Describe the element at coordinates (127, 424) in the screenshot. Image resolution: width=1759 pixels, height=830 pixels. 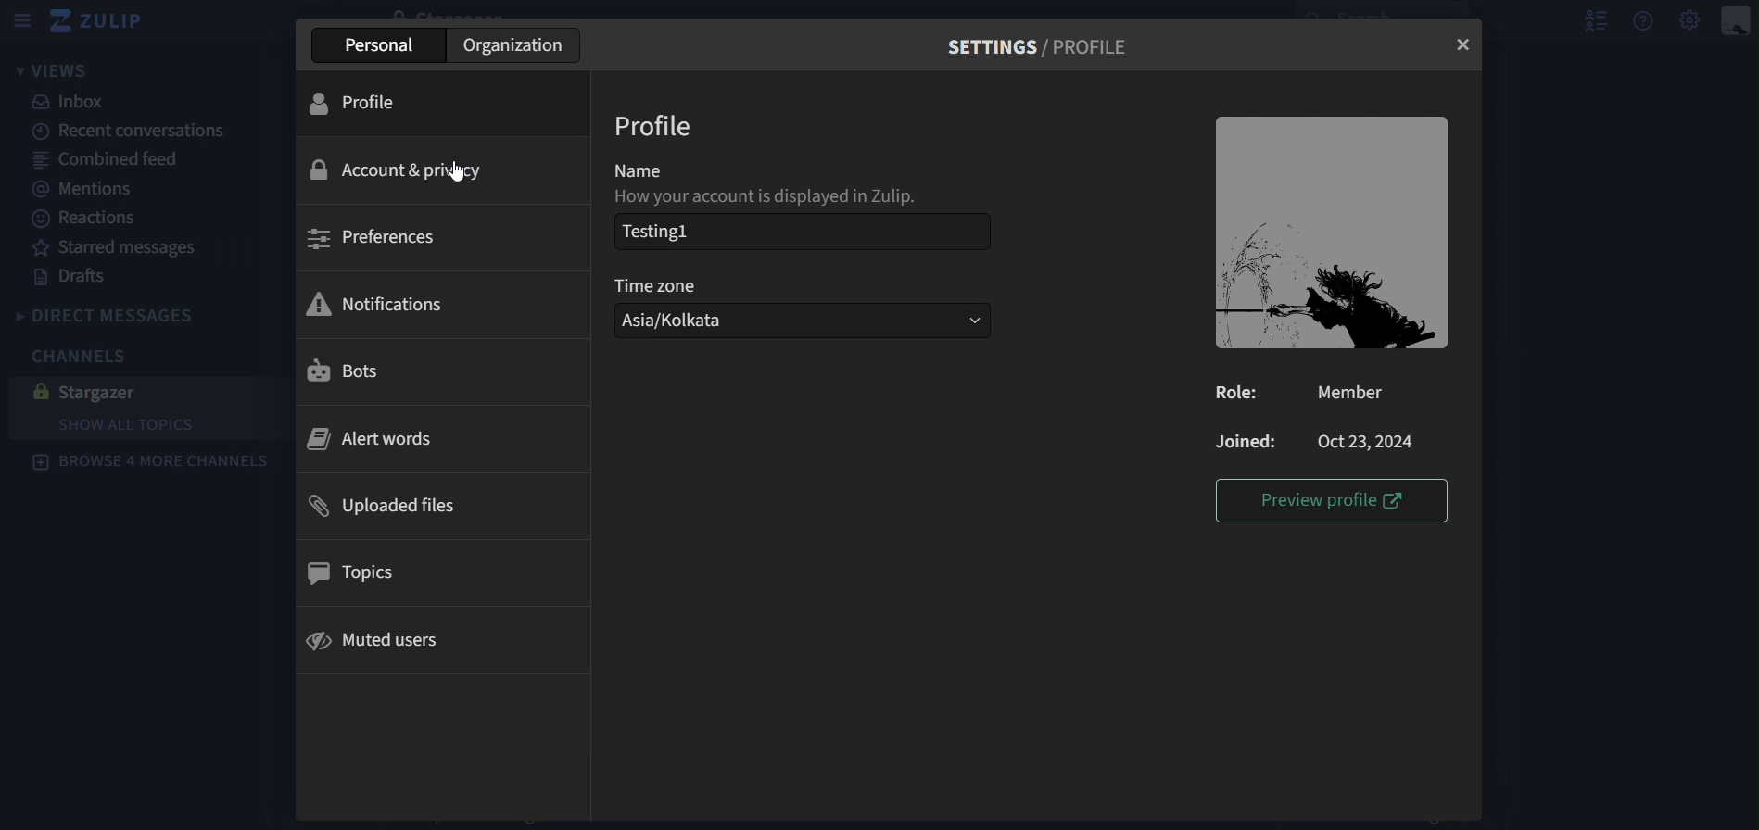
I see `show all topics` at that location.